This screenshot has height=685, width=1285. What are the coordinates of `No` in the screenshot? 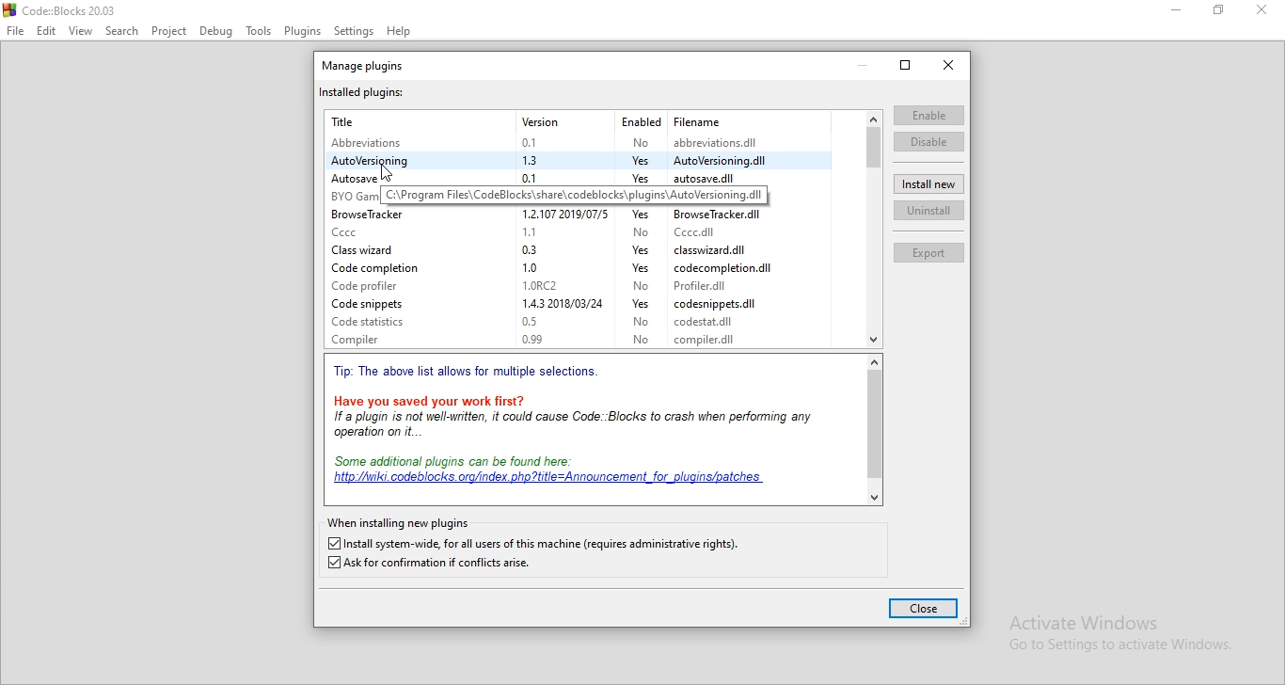 It's located at (642, 287).